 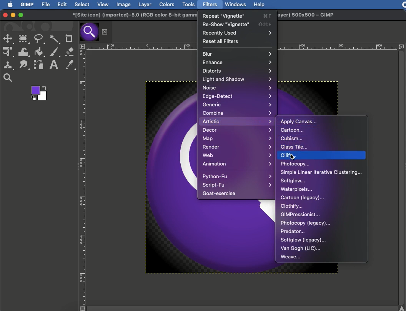 I want to click on GIMP pressionist, so click(x=301, y=214).